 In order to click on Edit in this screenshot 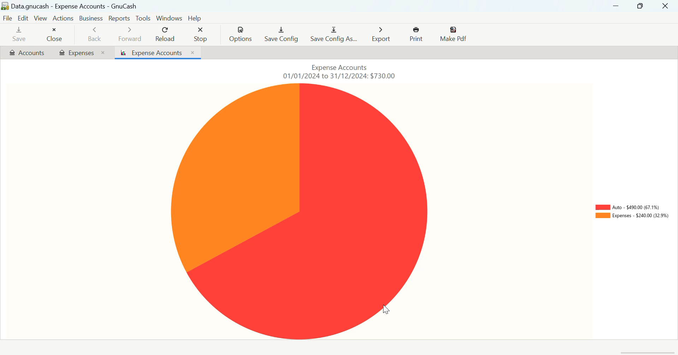, I will do `click(24, 18)`.